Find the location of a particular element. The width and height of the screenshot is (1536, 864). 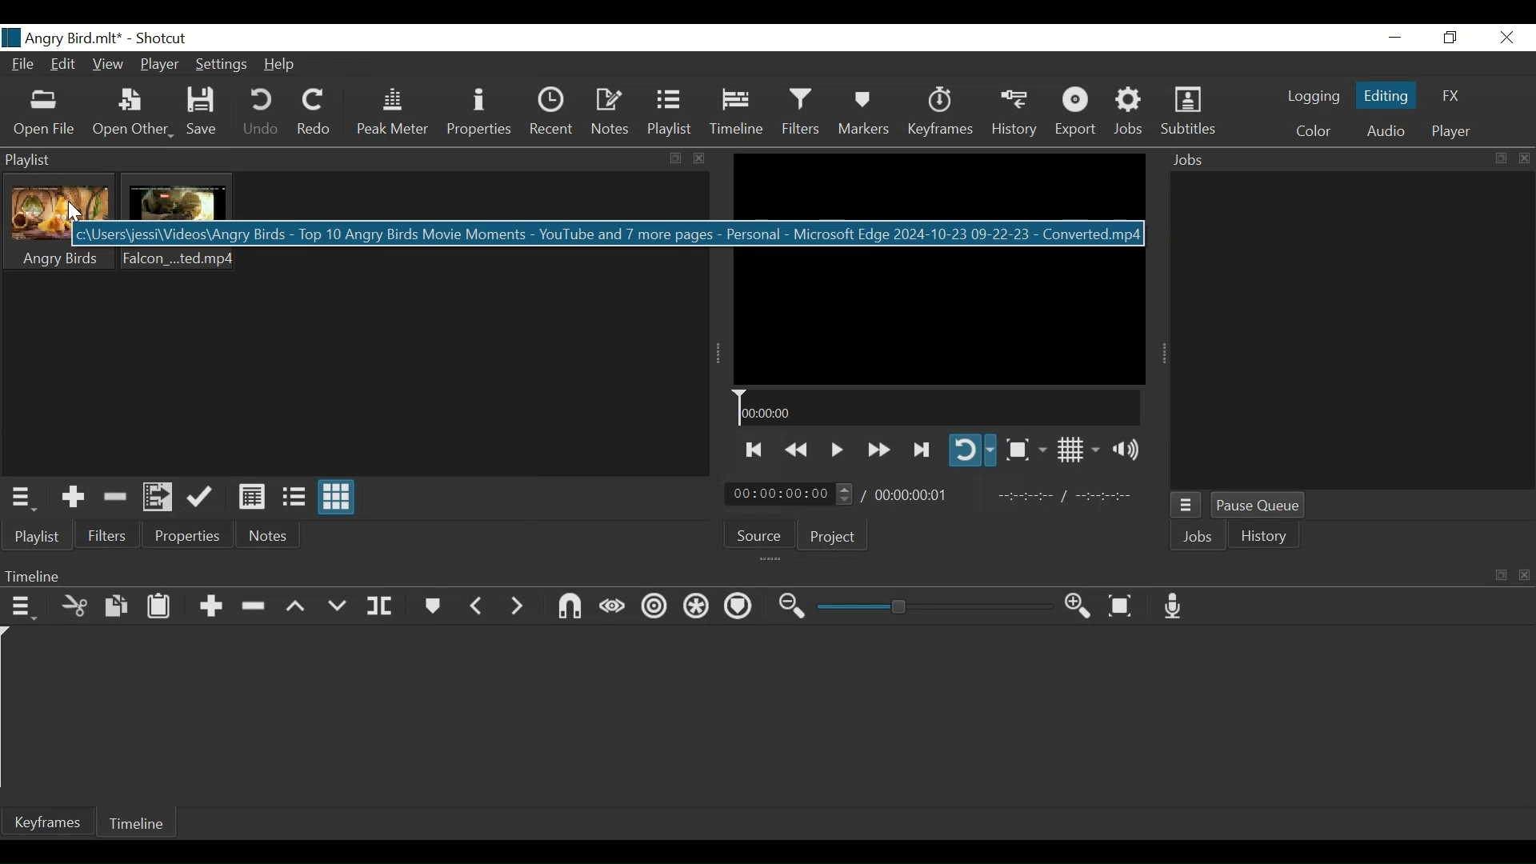

Split at playhead is located at coordinates (386, 606).